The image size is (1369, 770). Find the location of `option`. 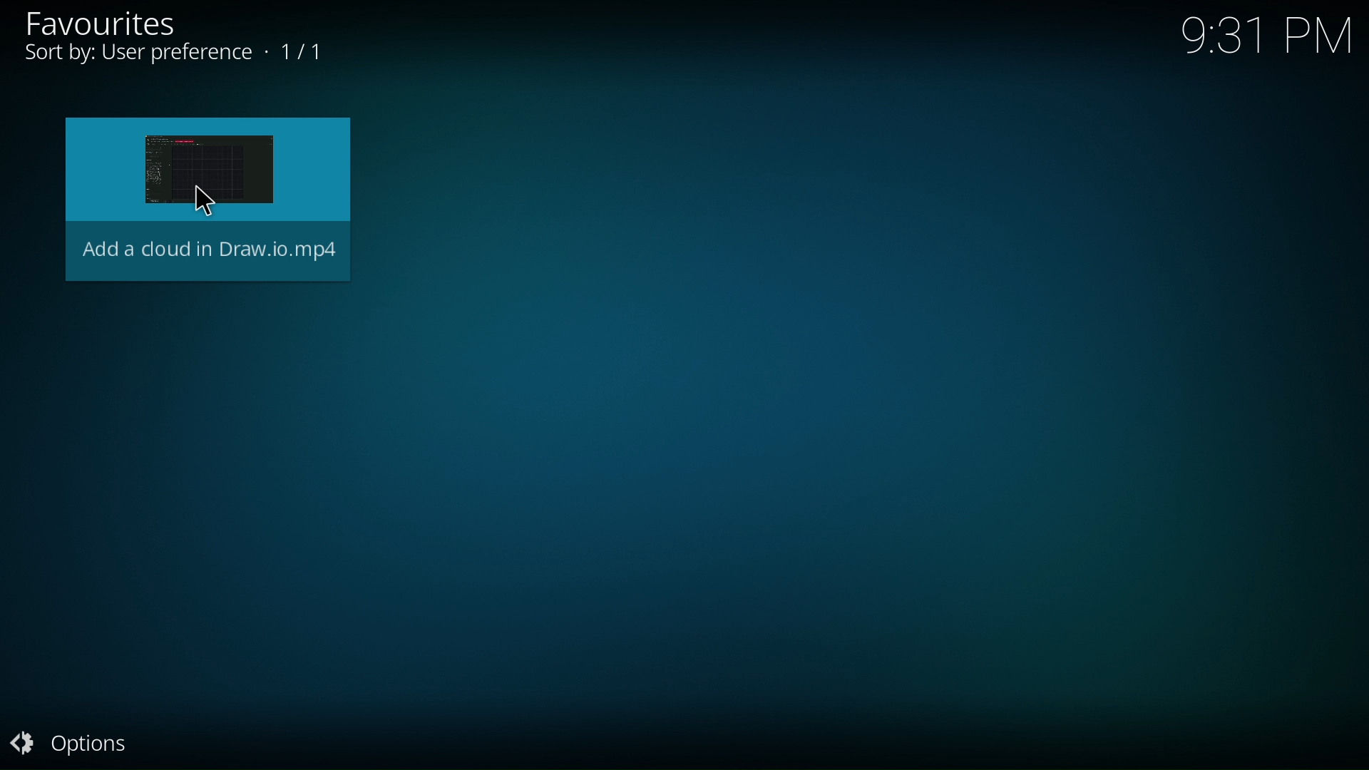

option is located at coordinates (83, 744).